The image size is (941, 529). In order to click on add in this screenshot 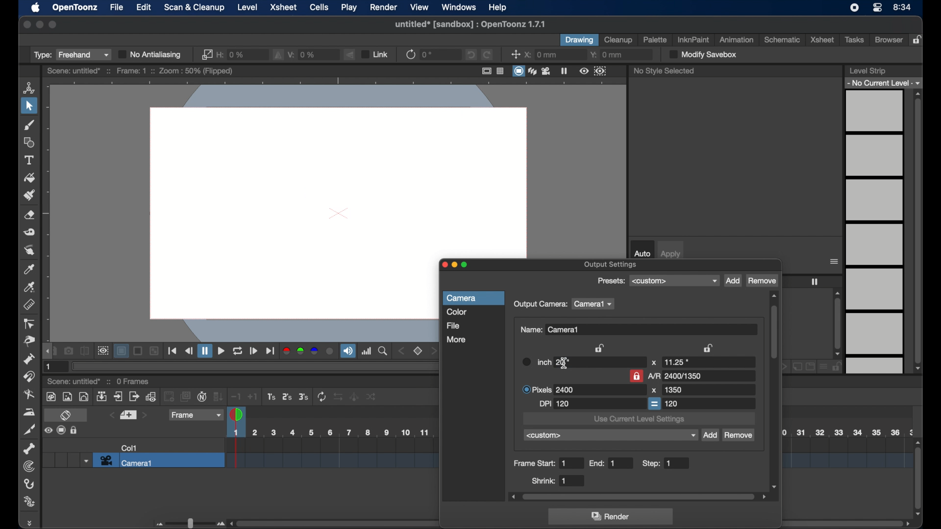, I will do `click(733, 281)`.